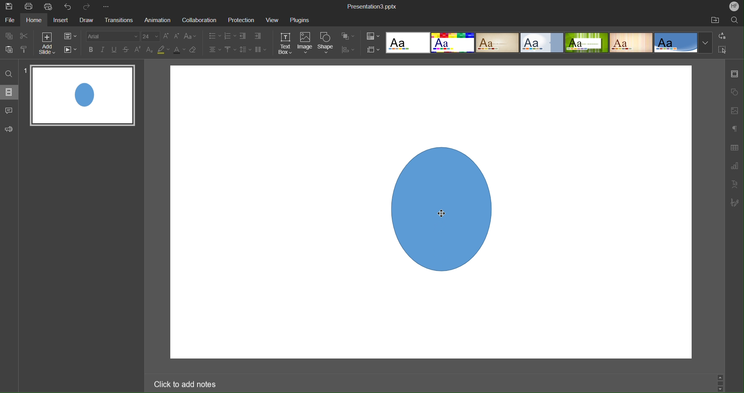 This screenshot has height=393, width=744. What do you see at coordinates (734, 92) in the screenshot?
I see `Shape Settings` at bounding box center [734, 92].